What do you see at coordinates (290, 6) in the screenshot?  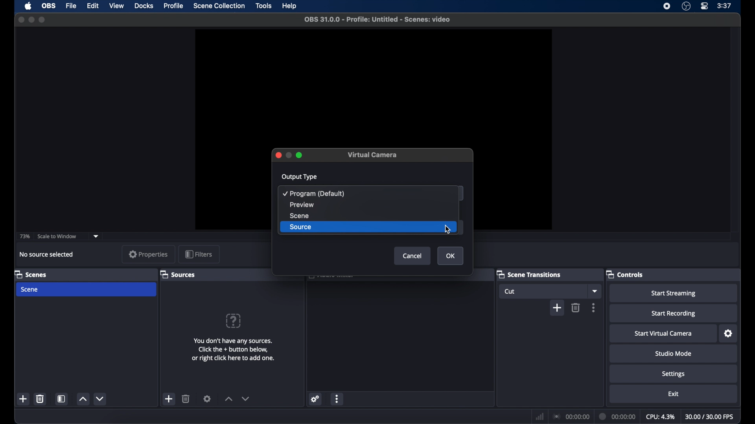 I see `help` at bounding box center [290, 6].